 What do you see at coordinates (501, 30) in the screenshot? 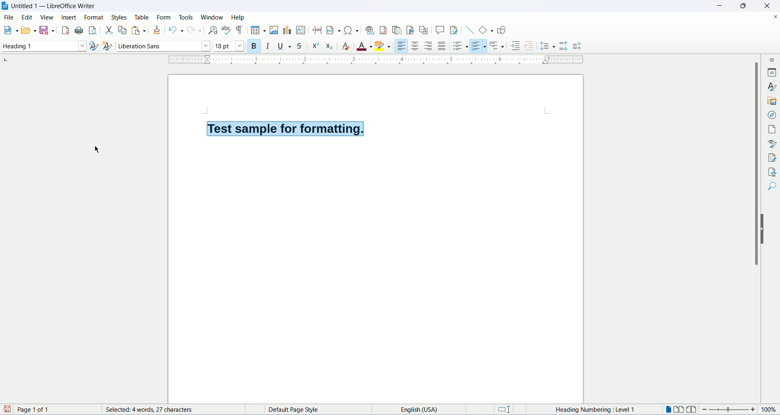
I see `draw function` at bounding box center [501, 30].